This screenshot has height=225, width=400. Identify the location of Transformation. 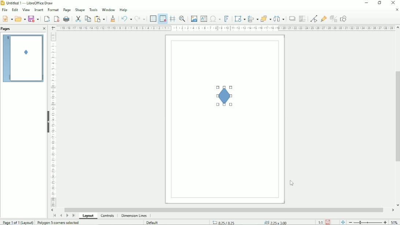
(239, 18).